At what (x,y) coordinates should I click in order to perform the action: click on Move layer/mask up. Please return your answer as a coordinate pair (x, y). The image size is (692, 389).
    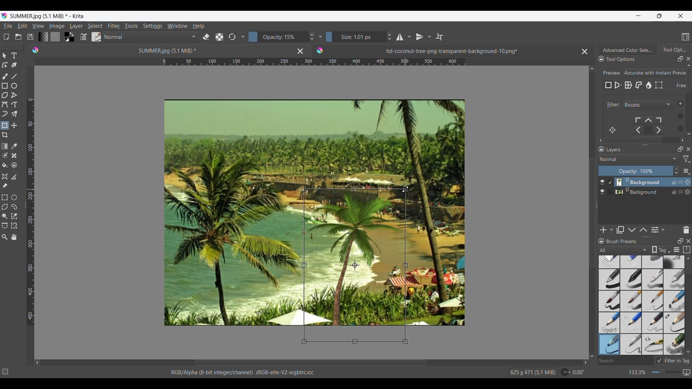
    Looking at the image, I should click on (643, 230).